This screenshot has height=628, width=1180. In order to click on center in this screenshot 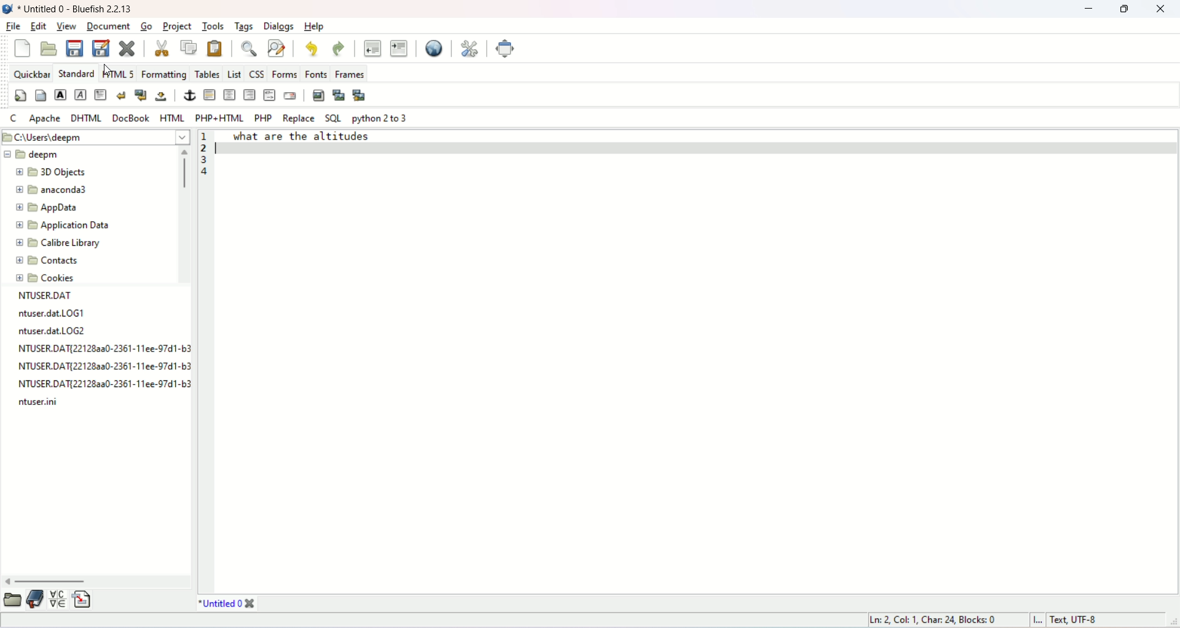, I will do `click(230, 95)`.